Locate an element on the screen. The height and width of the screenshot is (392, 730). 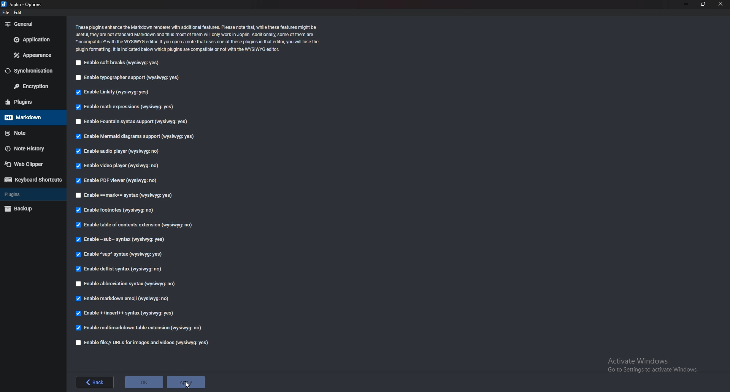
edit is located at coordinates (18, 12).